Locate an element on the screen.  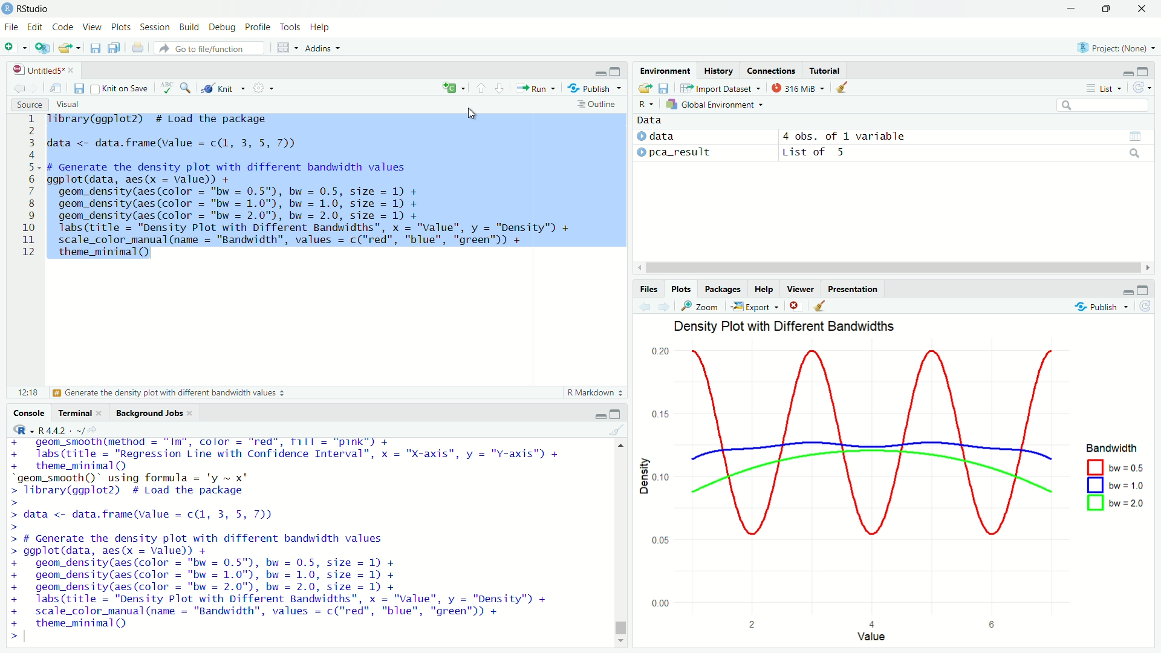
Previous plot is located at coordinates (645, 307).